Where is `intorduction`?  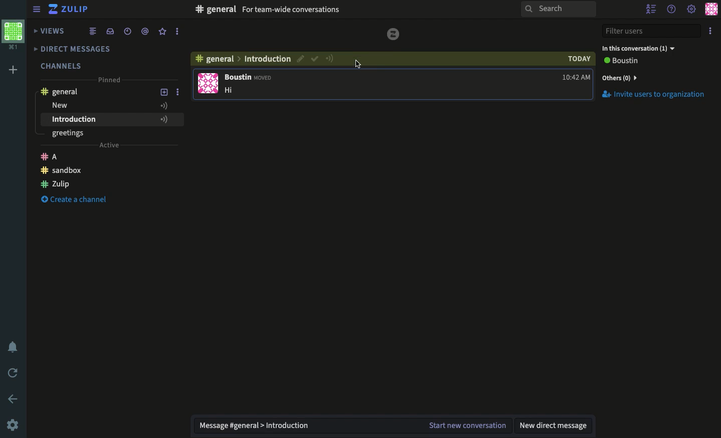
intorduction is located at coordinates (268, 60).